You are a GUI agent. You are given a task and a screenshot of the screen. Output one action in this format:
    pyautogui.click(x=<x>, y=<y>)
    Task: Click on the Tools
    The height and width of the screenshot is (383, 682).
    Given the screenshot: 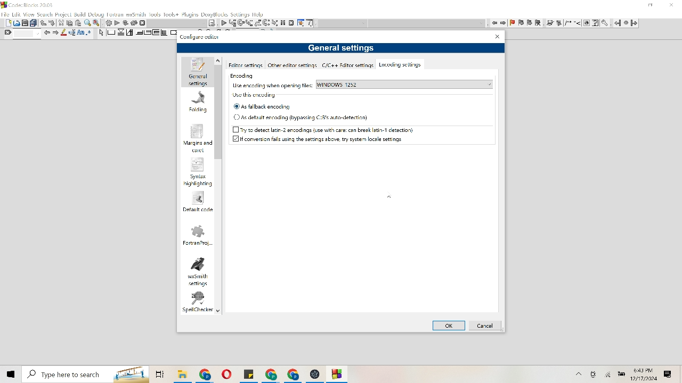 What is the action you would take?
    pyautogui.click(x=301, y=23)
    